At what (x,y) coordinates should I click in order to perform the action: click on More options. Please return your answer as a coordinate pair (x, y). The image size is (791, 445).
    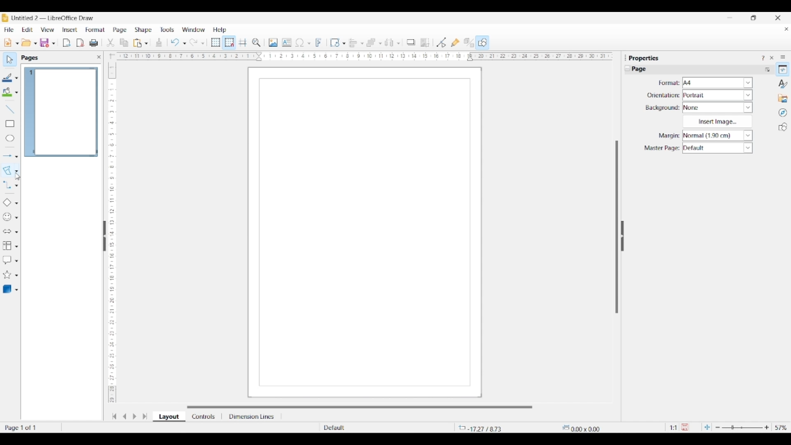
    Looking at the image, I should click on (767, 69).